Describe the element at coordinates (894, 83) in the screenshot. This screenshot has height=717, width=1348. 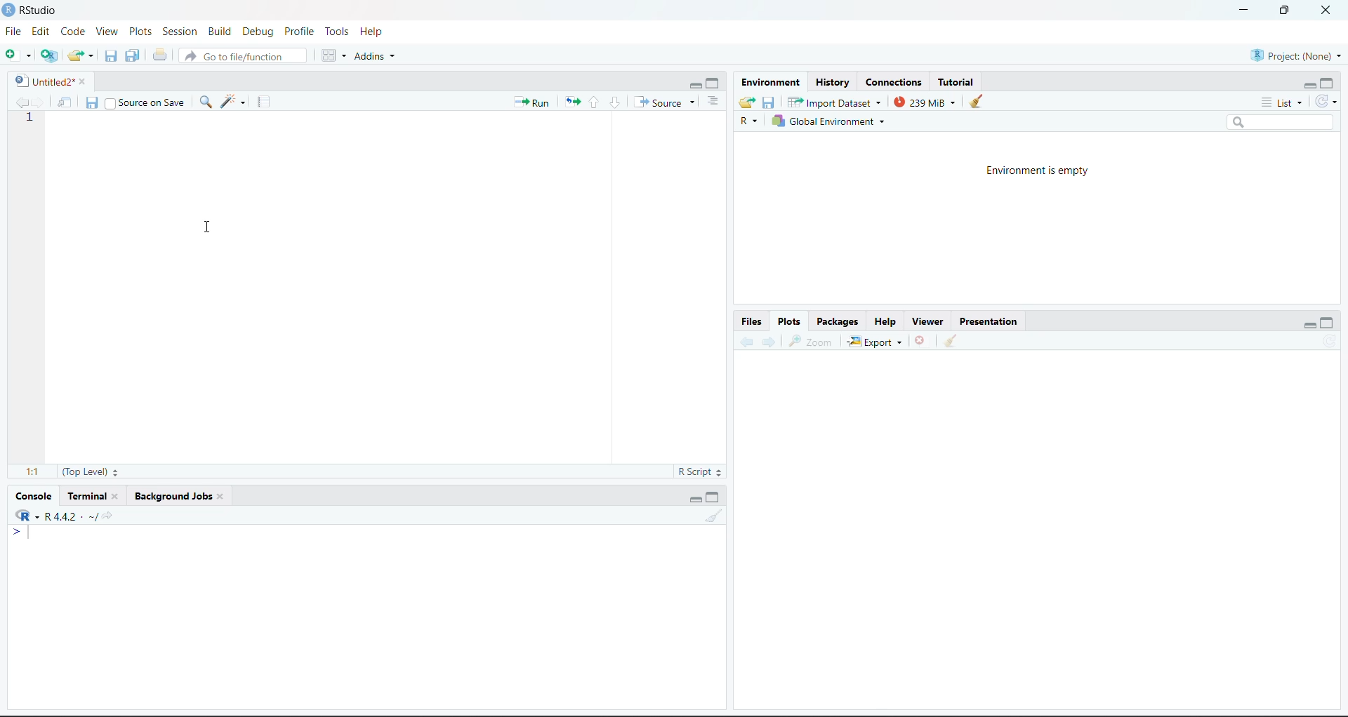
I see `Connections` at that location.